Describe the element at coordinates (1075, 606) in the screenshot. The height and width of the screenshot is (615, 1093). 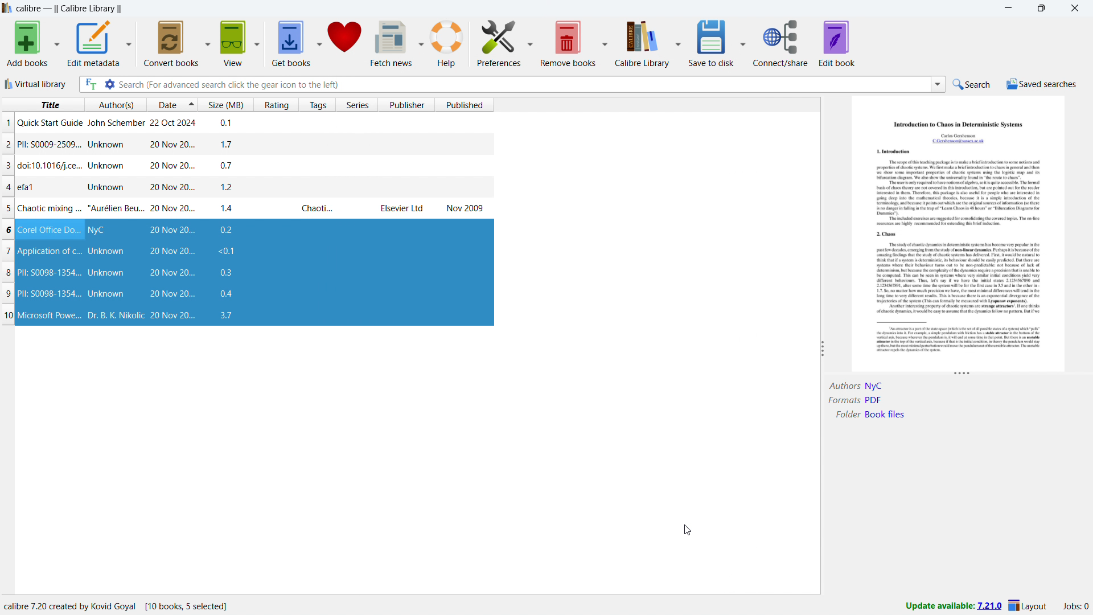
I see `active jobs` at that location.